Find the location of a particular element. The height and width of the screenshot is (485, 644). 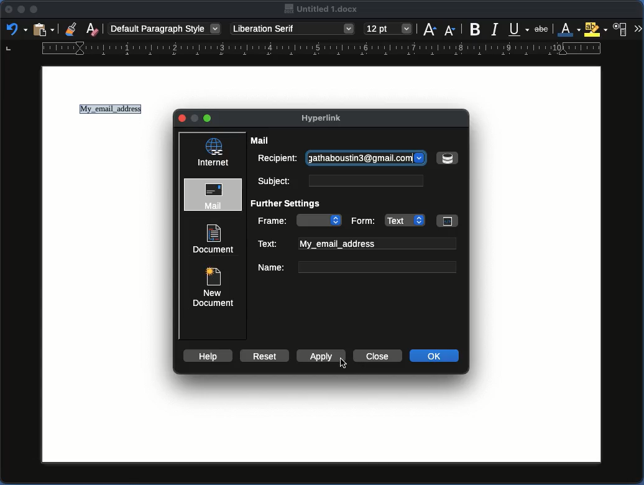

Ruler is located at coordinates (304, 50).